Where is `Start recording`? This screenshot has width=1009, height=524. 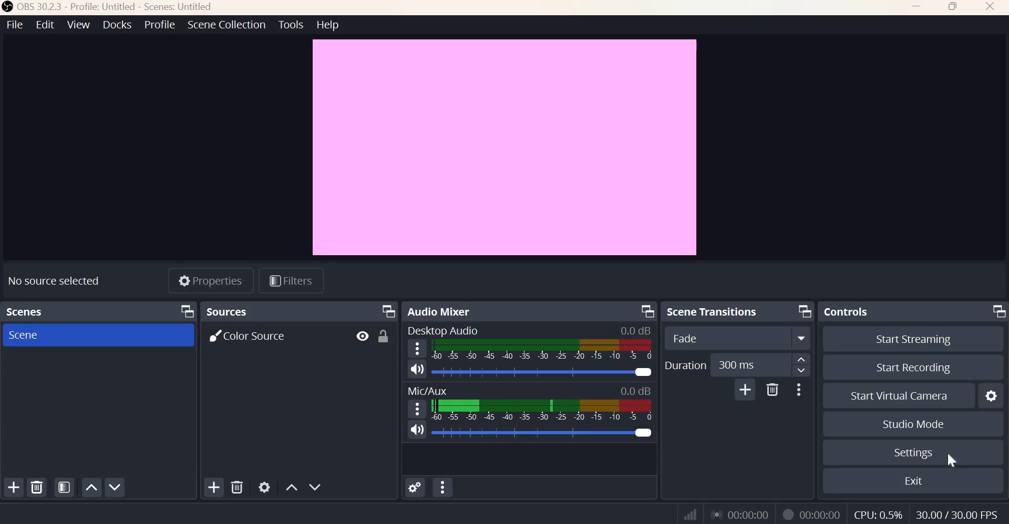
Start recording is located at coordinates (913, 366).